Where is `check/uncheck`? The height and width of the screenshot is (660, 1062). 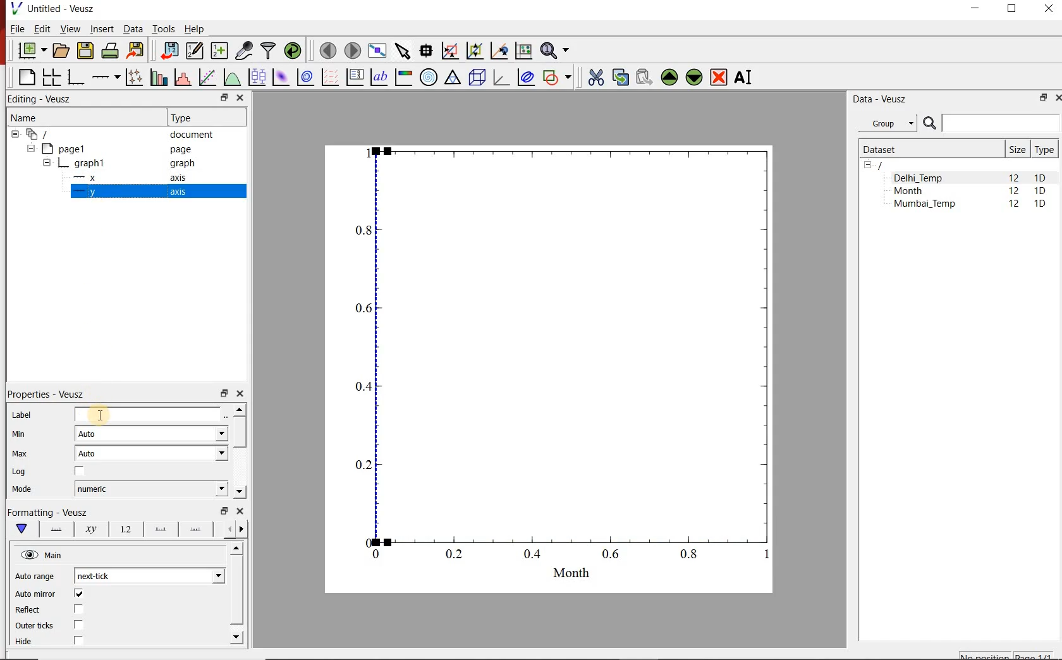 check/uncheck is located at coordinates (80, 472).